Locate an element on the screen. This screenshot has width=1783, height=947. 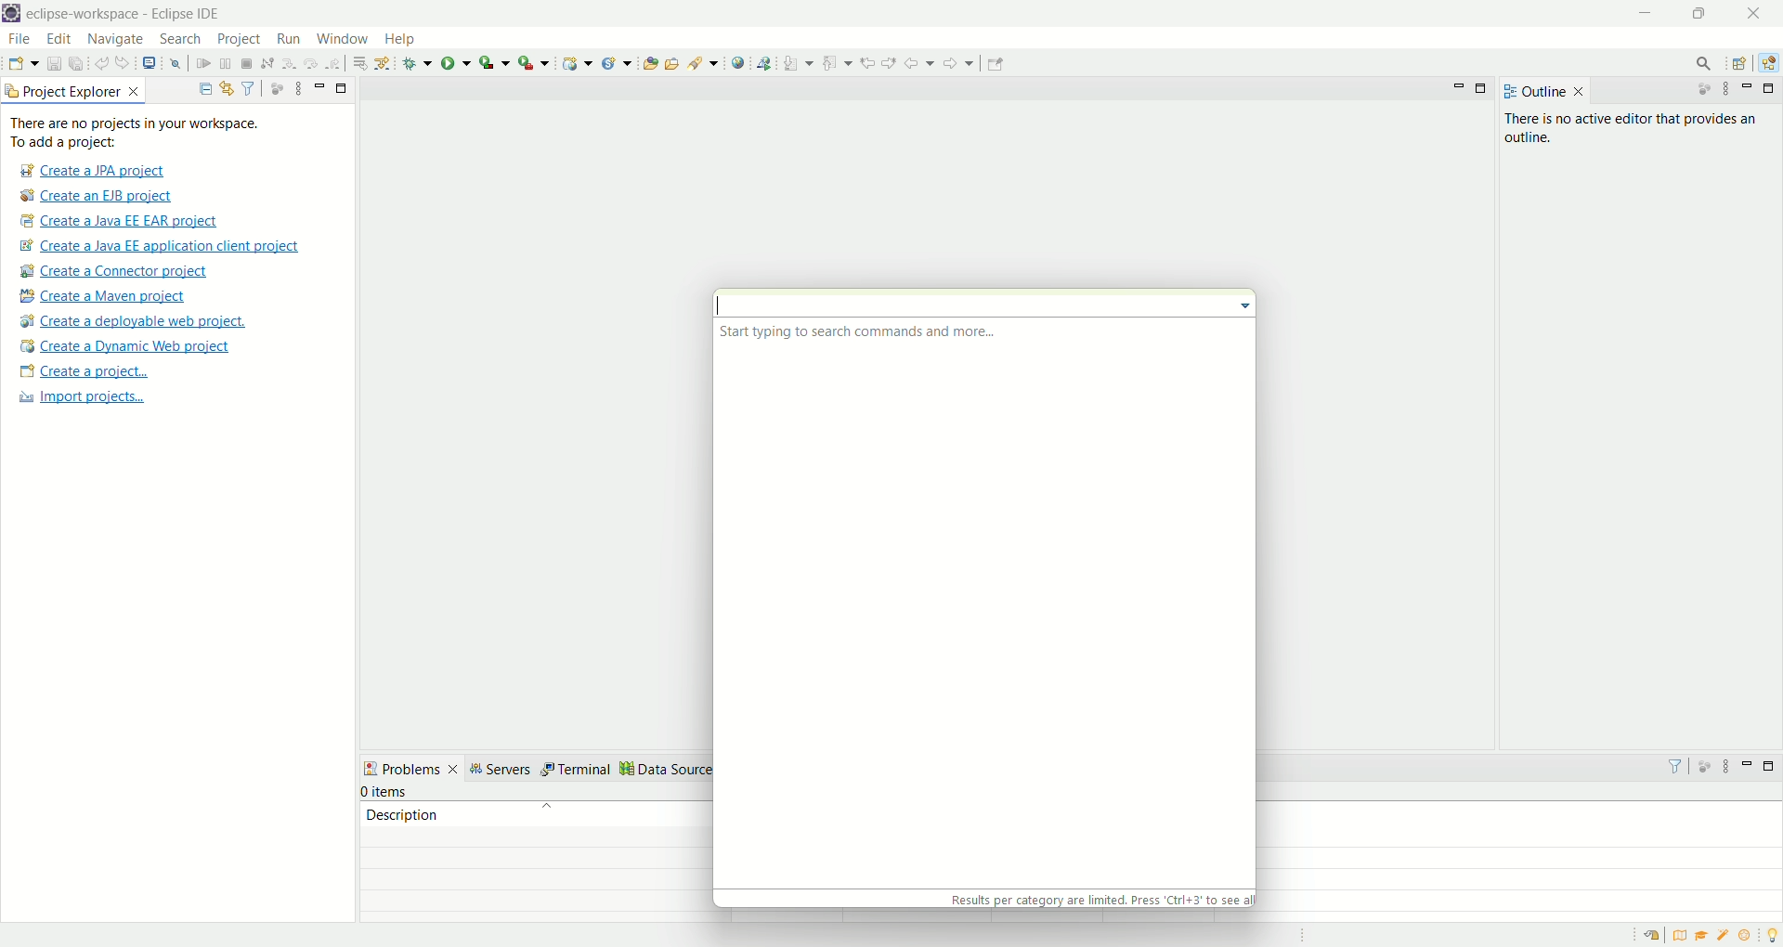
maximize is located at coordinates (1765, 764).